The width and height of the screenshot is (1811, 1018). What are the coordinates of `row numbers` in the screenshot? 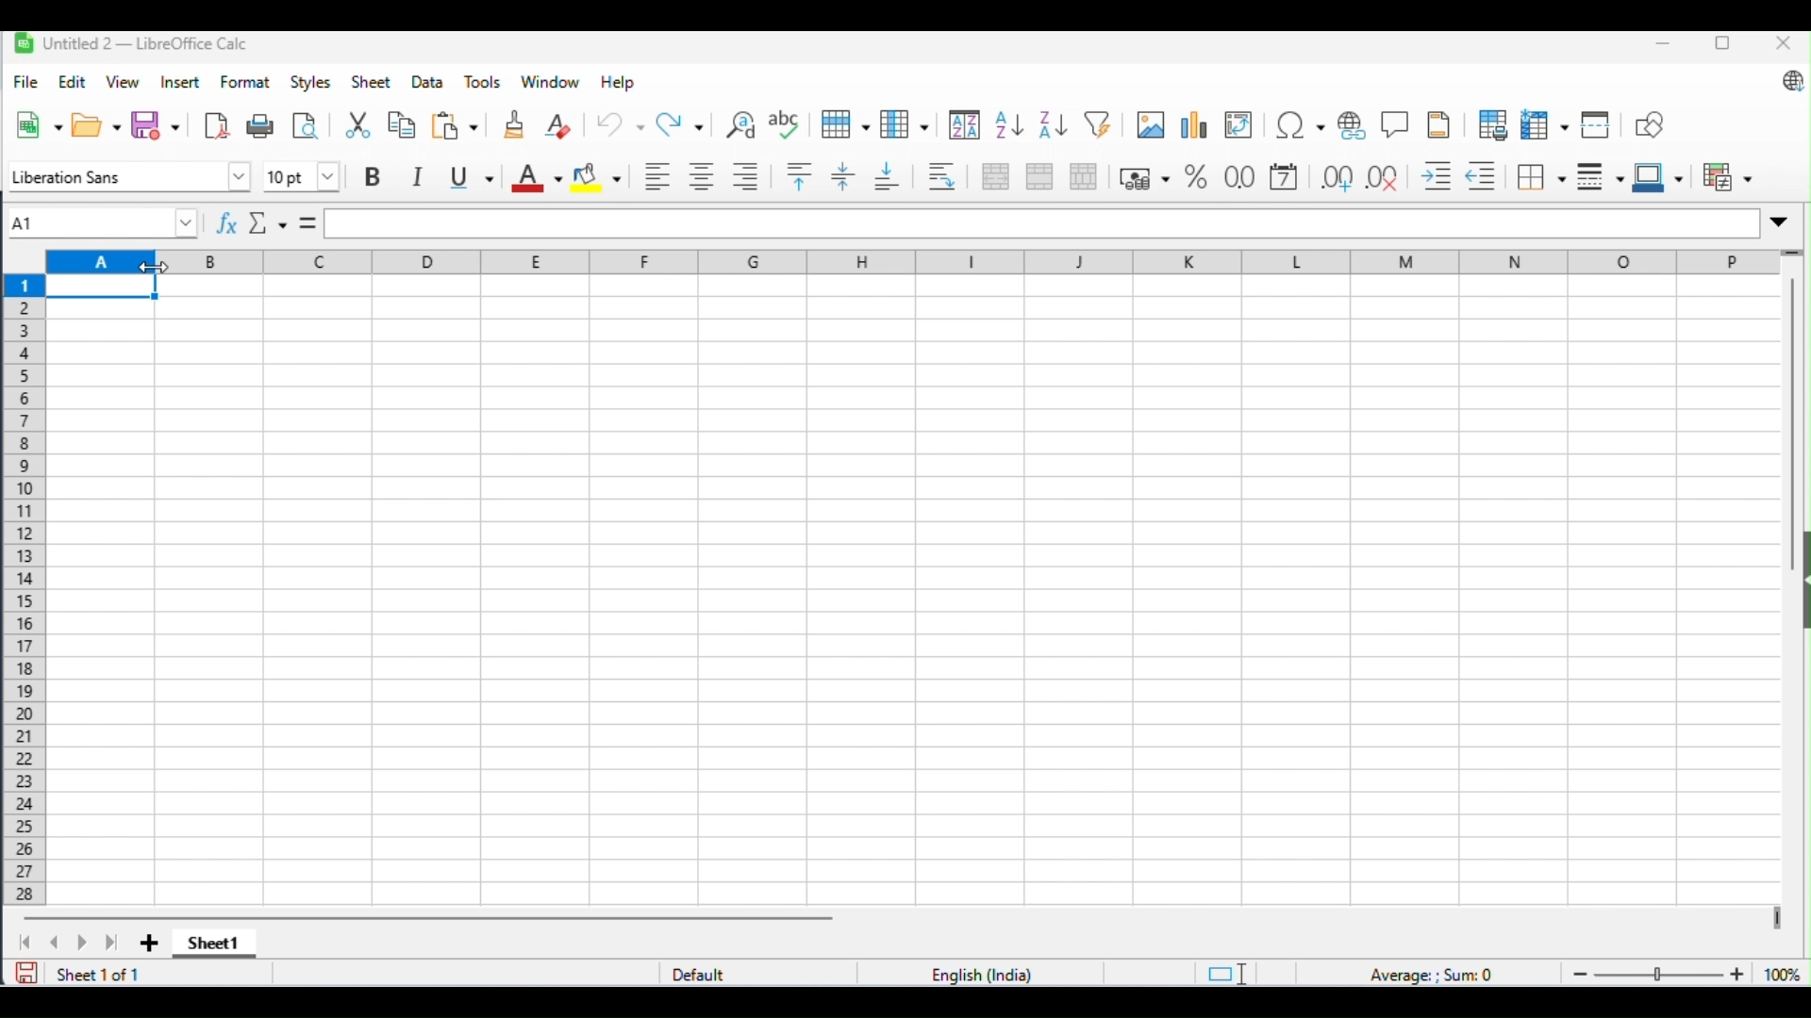 It's located at (23, 589).